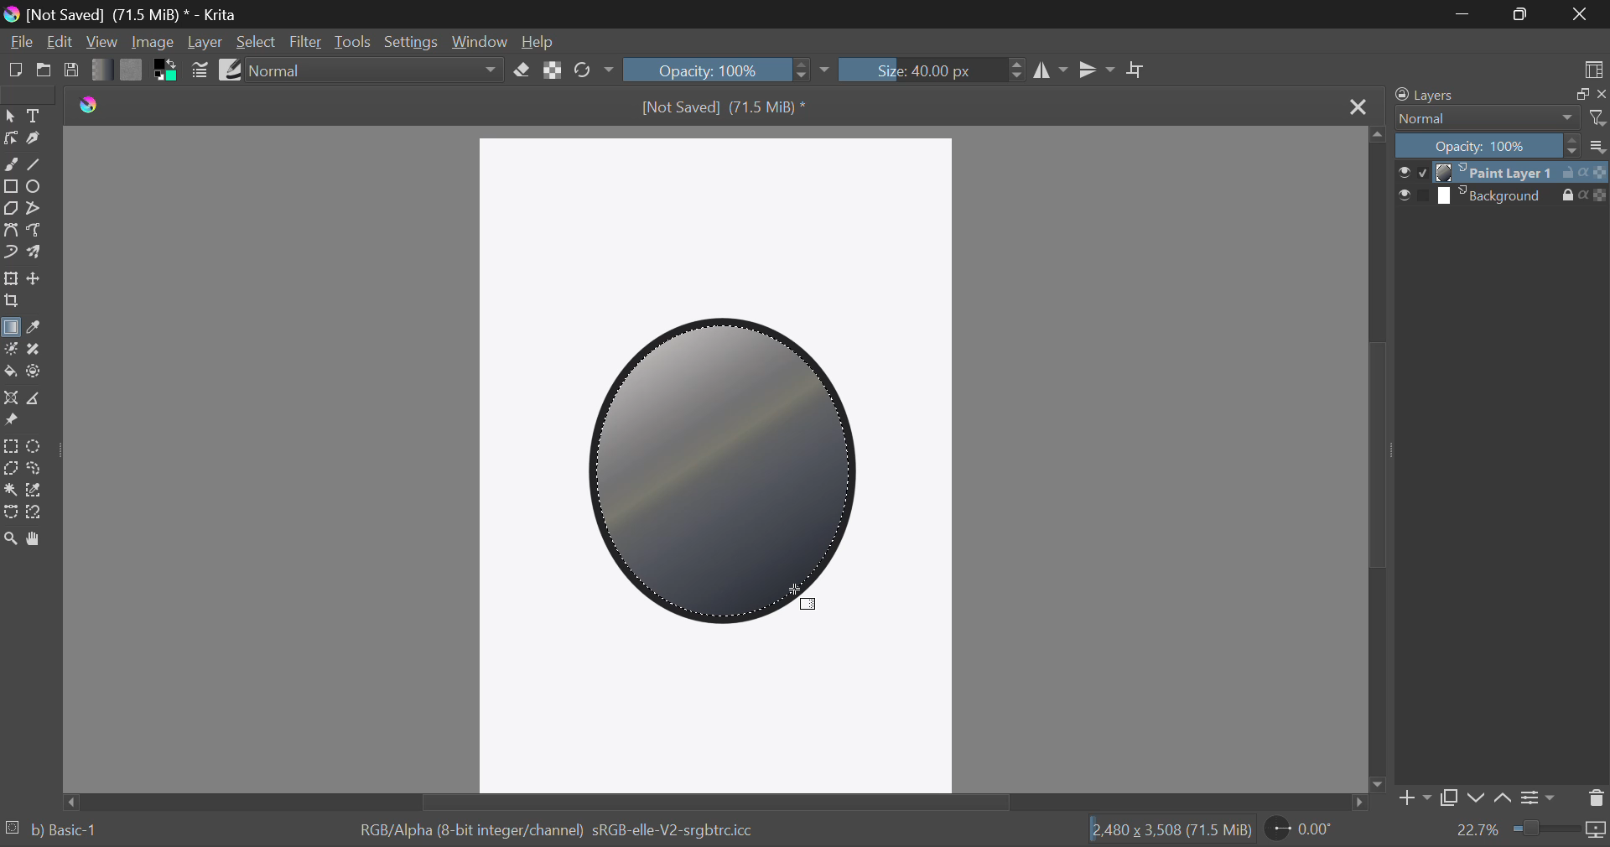 The height and width of the screenshot is (847, 1610). I want to click on Metallic Gradient Applied, so click(719, 469).